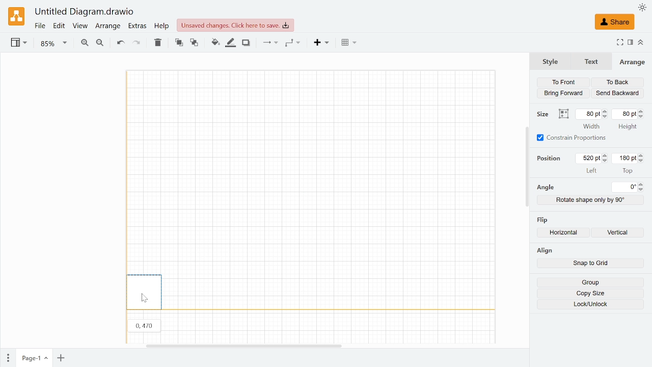 The image size is (652, 367). I want to click on Group, so click(590, 282).